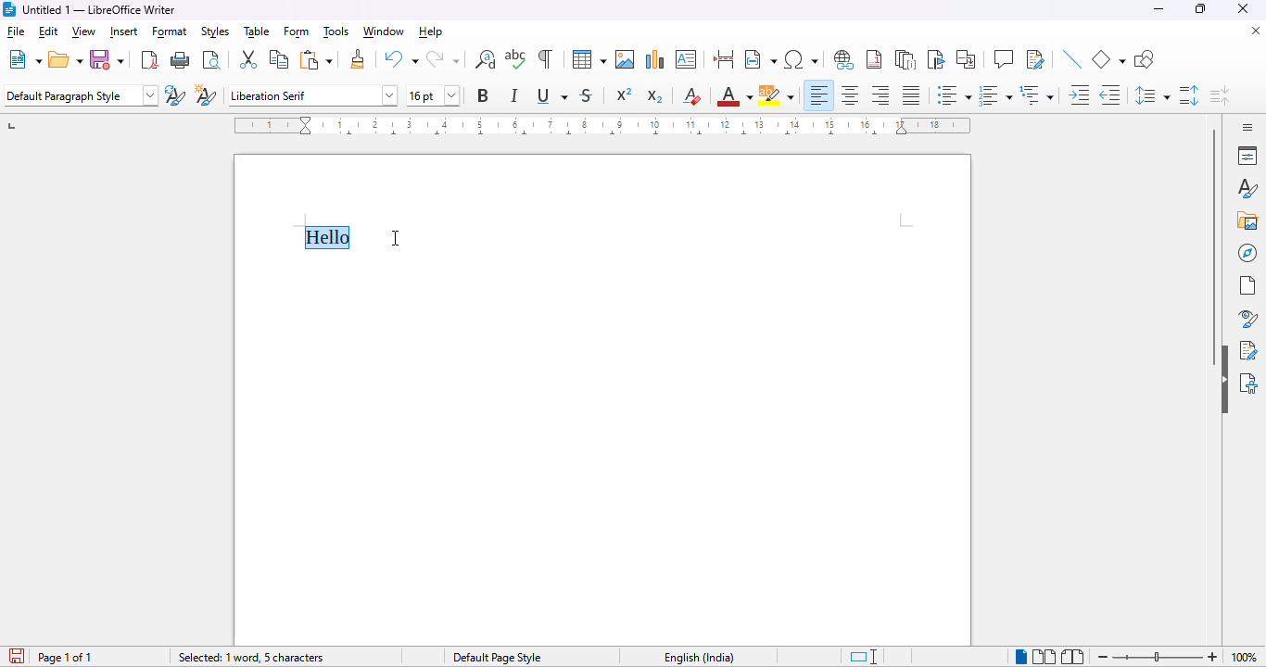 Image resolution: width=1266 pixels, height=667 pixels. What do you see at coordinates (1074, 657) in the screenshot?
I see `book view` at bounding box center [1074, 657].